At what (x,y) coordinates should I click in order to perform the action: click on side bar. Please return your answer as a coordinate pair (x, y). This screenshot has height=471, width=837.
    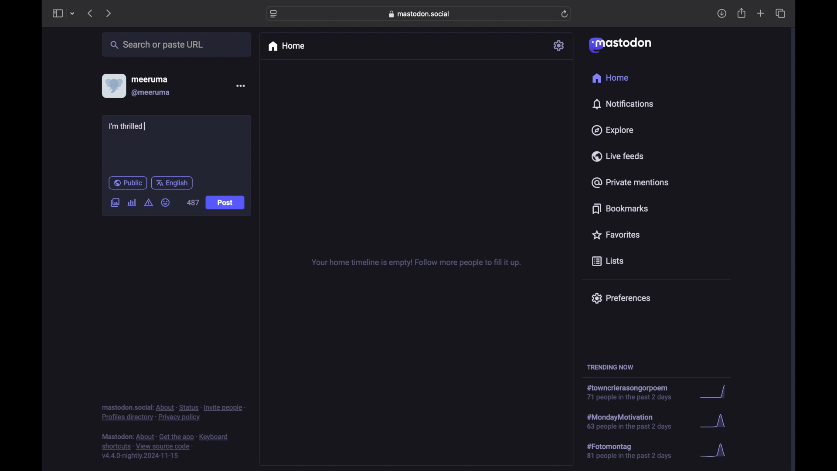
    Looking at the image, I should click on (57, 13).